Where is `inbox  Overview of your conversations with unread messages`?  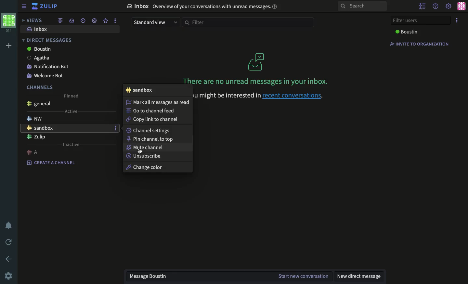
inbox  Overview of your conversations with unread messages is located at coordinates (203, 7).